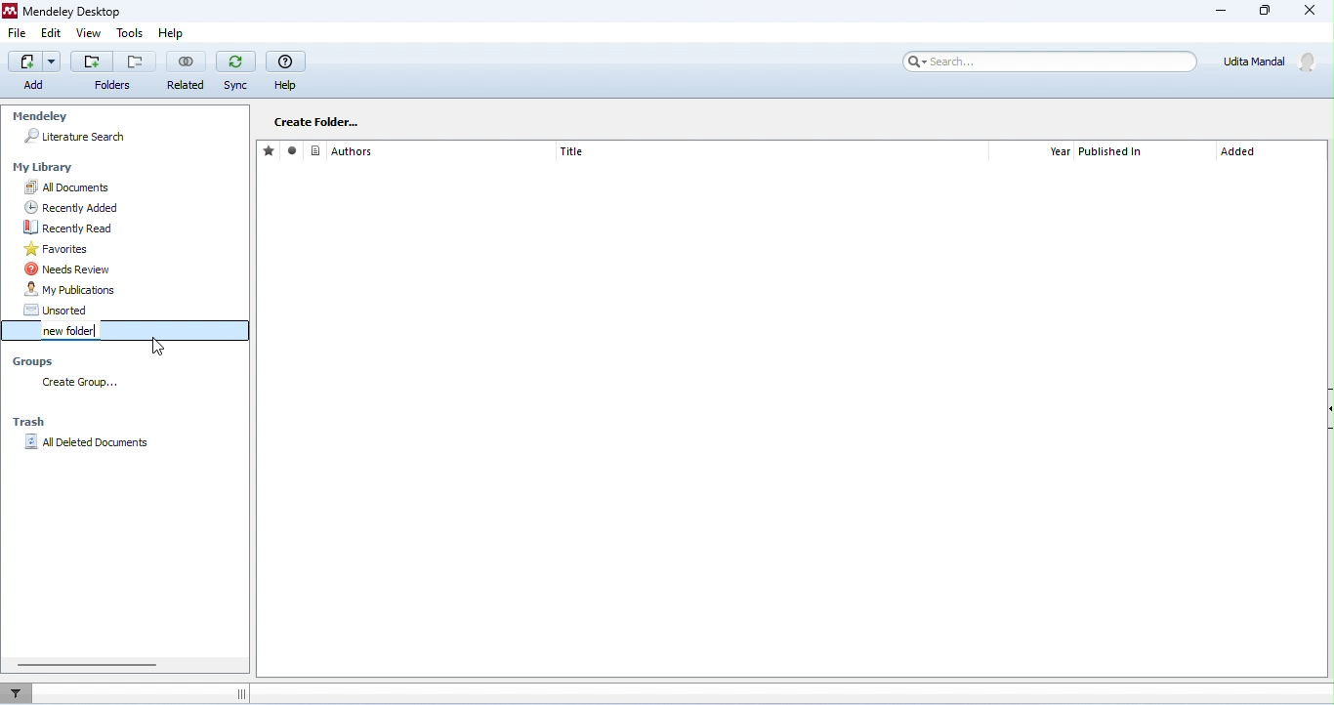 The width and height of the screenshot is (1334, 705). What do you see at coordinates (131, 33) in the screenshot?
I see `tools` at bounding box center [131, 33].